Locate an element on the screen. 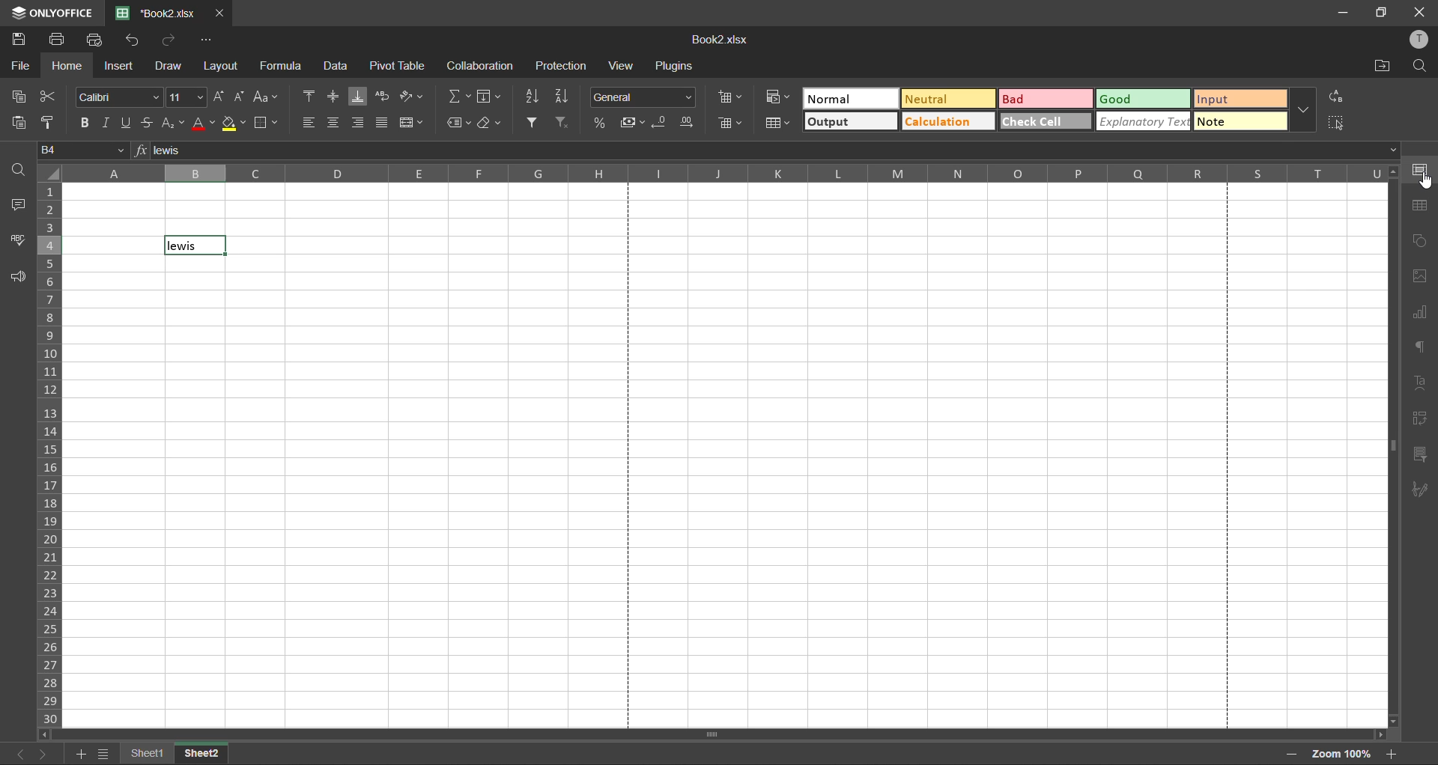 This screenshot has width=1438, height=765. insert is located at coordinates (121, 65).